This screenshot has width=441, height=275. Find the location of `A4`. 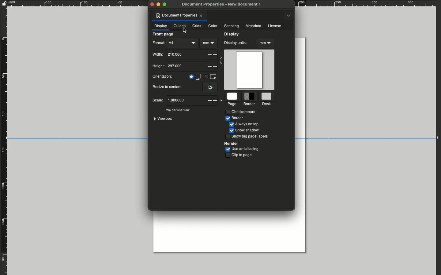

A4 is located at coordinates (182, 44).